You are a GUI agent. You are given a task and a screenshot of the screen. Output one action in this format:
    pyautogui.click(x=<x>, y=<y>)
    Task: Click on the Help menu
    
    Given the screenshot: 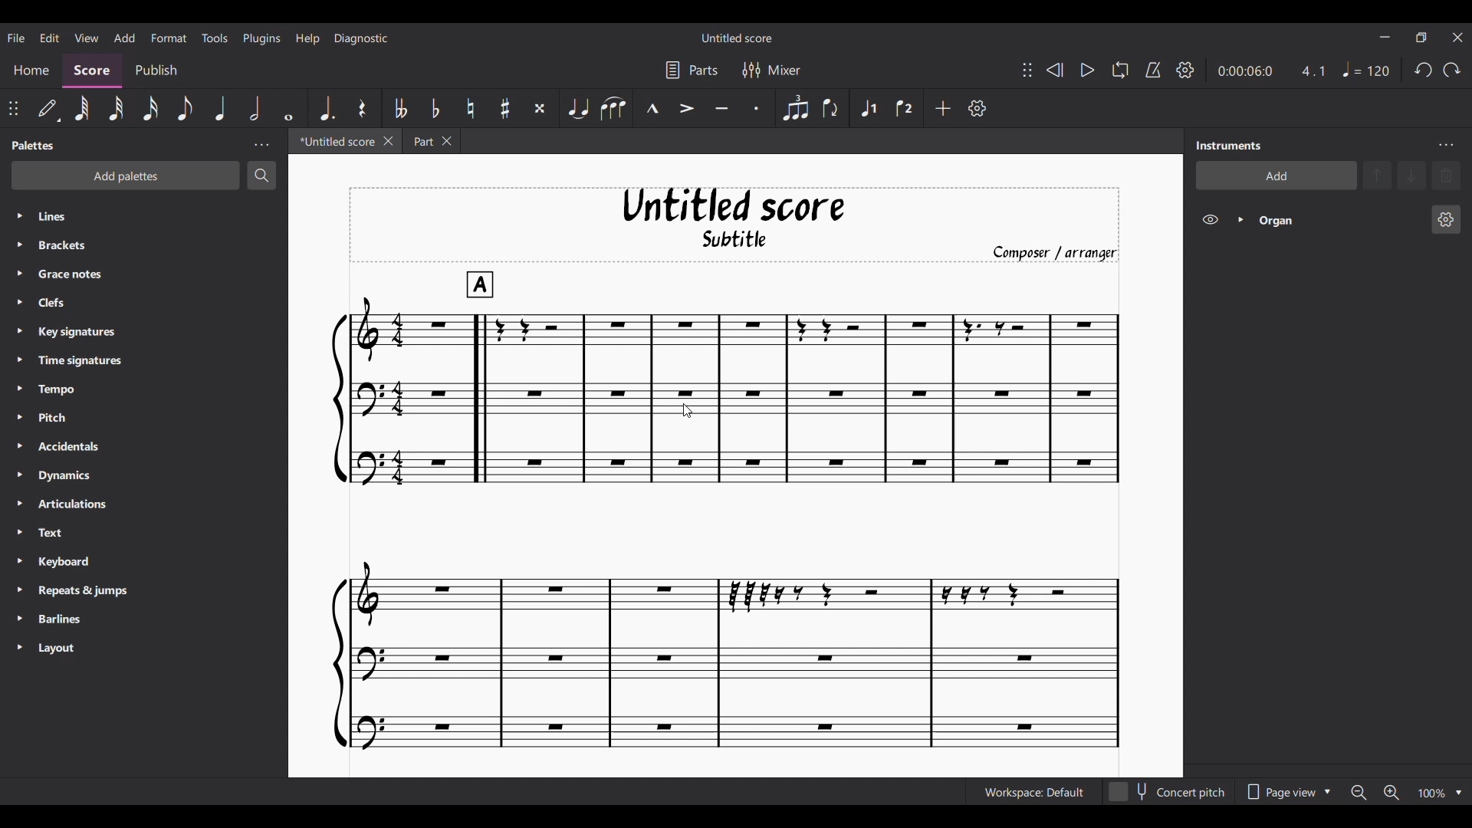 What is the action you would take?
    pyautogui.click(x=307, y=38)
    